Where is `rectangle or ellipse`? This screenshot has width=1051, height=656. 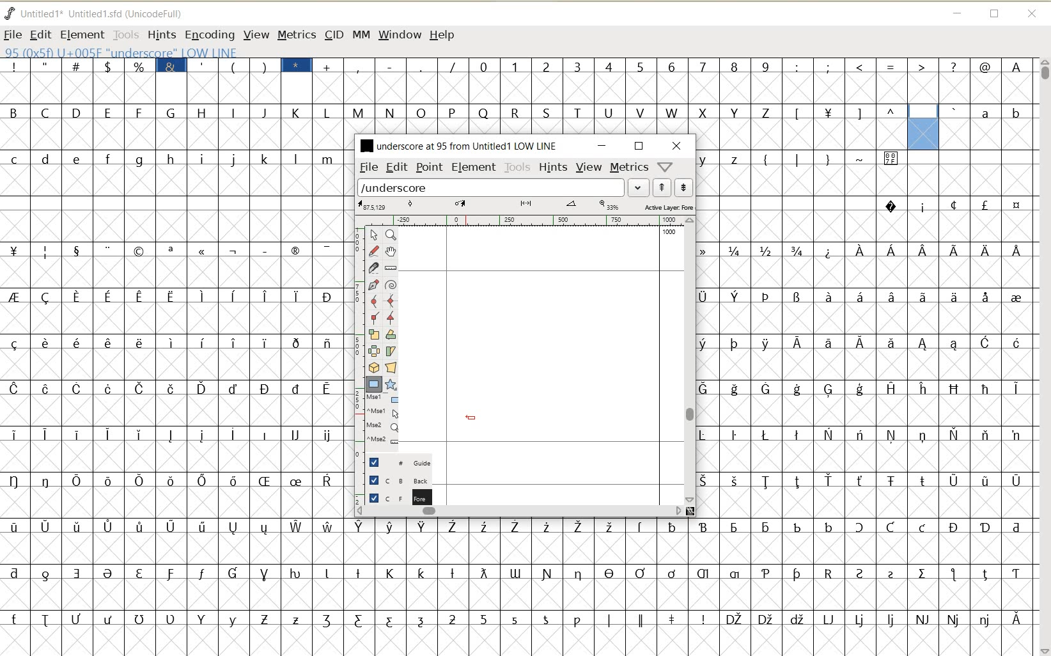 rectangle or ellipse is located at coordinates (375, 384).